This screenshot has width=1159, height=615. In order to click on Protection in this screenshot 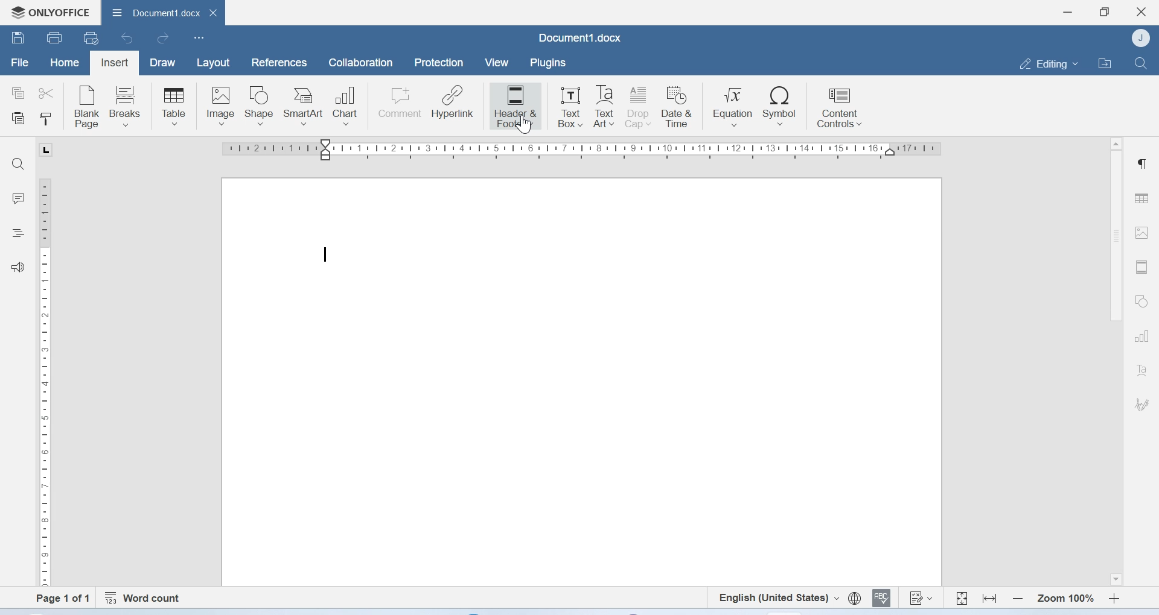, I will do `click(440, 63)`.